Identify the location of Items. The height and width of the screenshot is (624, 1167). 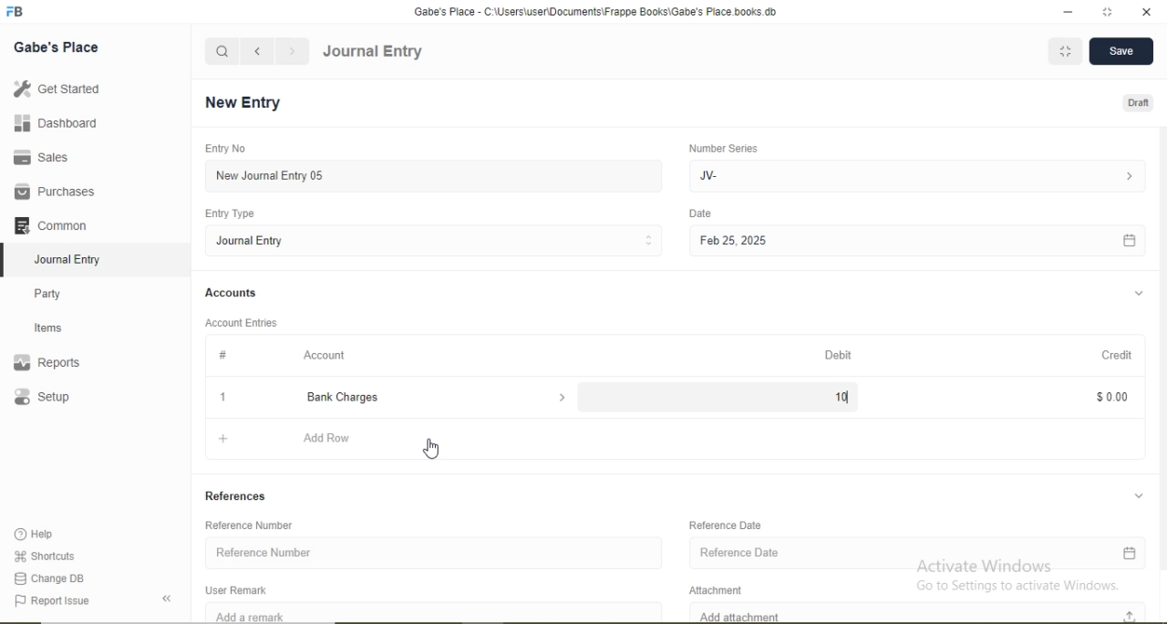
(59, 328).